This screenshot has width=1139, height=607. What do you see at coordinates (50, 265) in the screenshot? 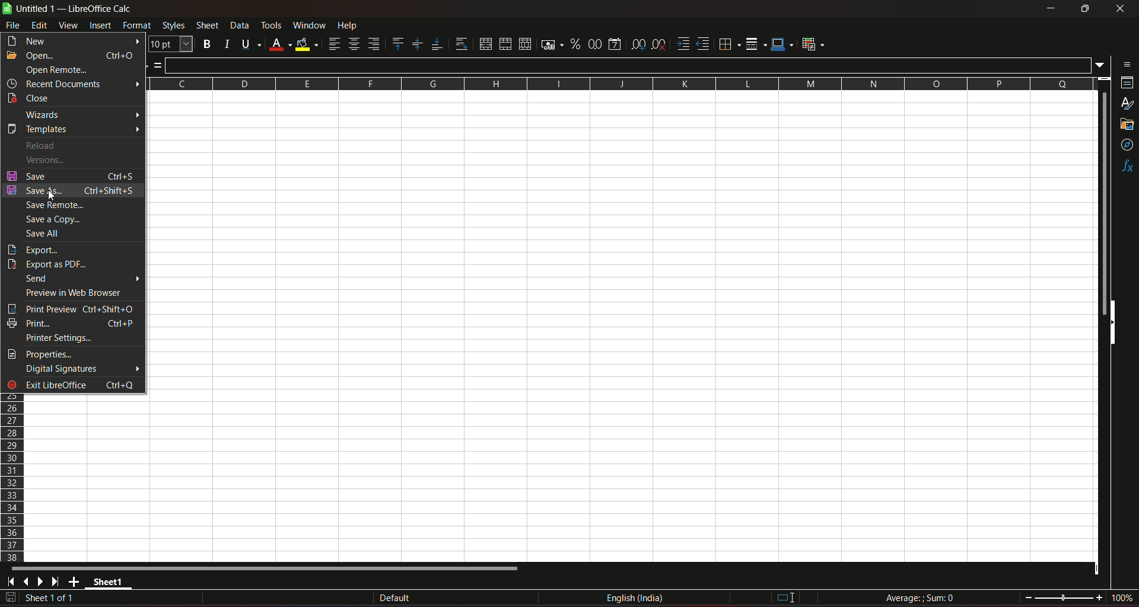
I see `export as pdf` at bounding box center [50, 265].